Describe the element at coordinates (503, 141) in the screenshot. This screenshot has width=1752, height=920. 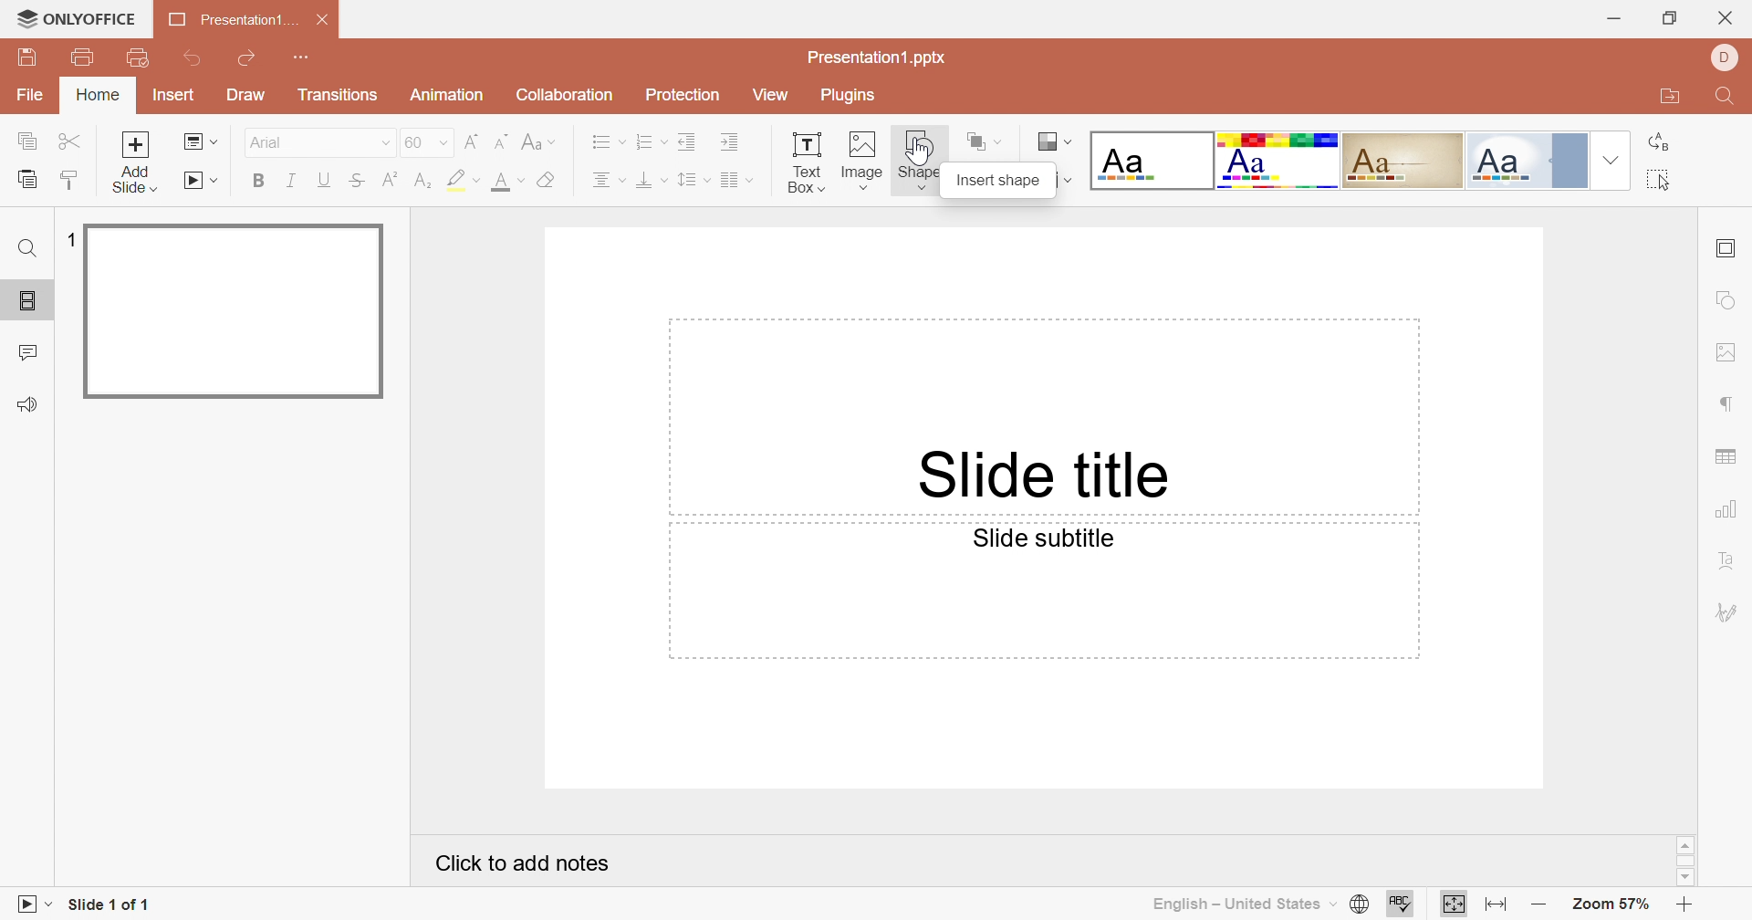
I see `Decrement font size` at that location.